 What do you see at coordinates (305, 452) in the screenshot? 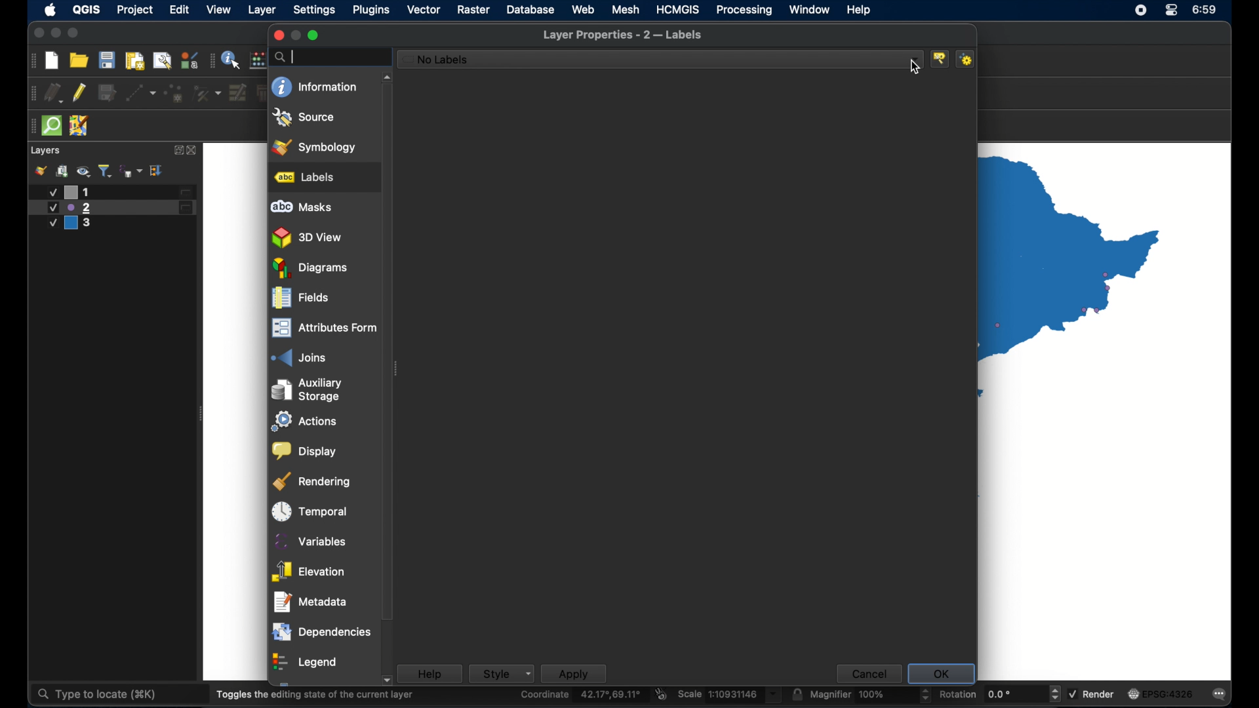
I see `display` at bounding box center [305, 452].